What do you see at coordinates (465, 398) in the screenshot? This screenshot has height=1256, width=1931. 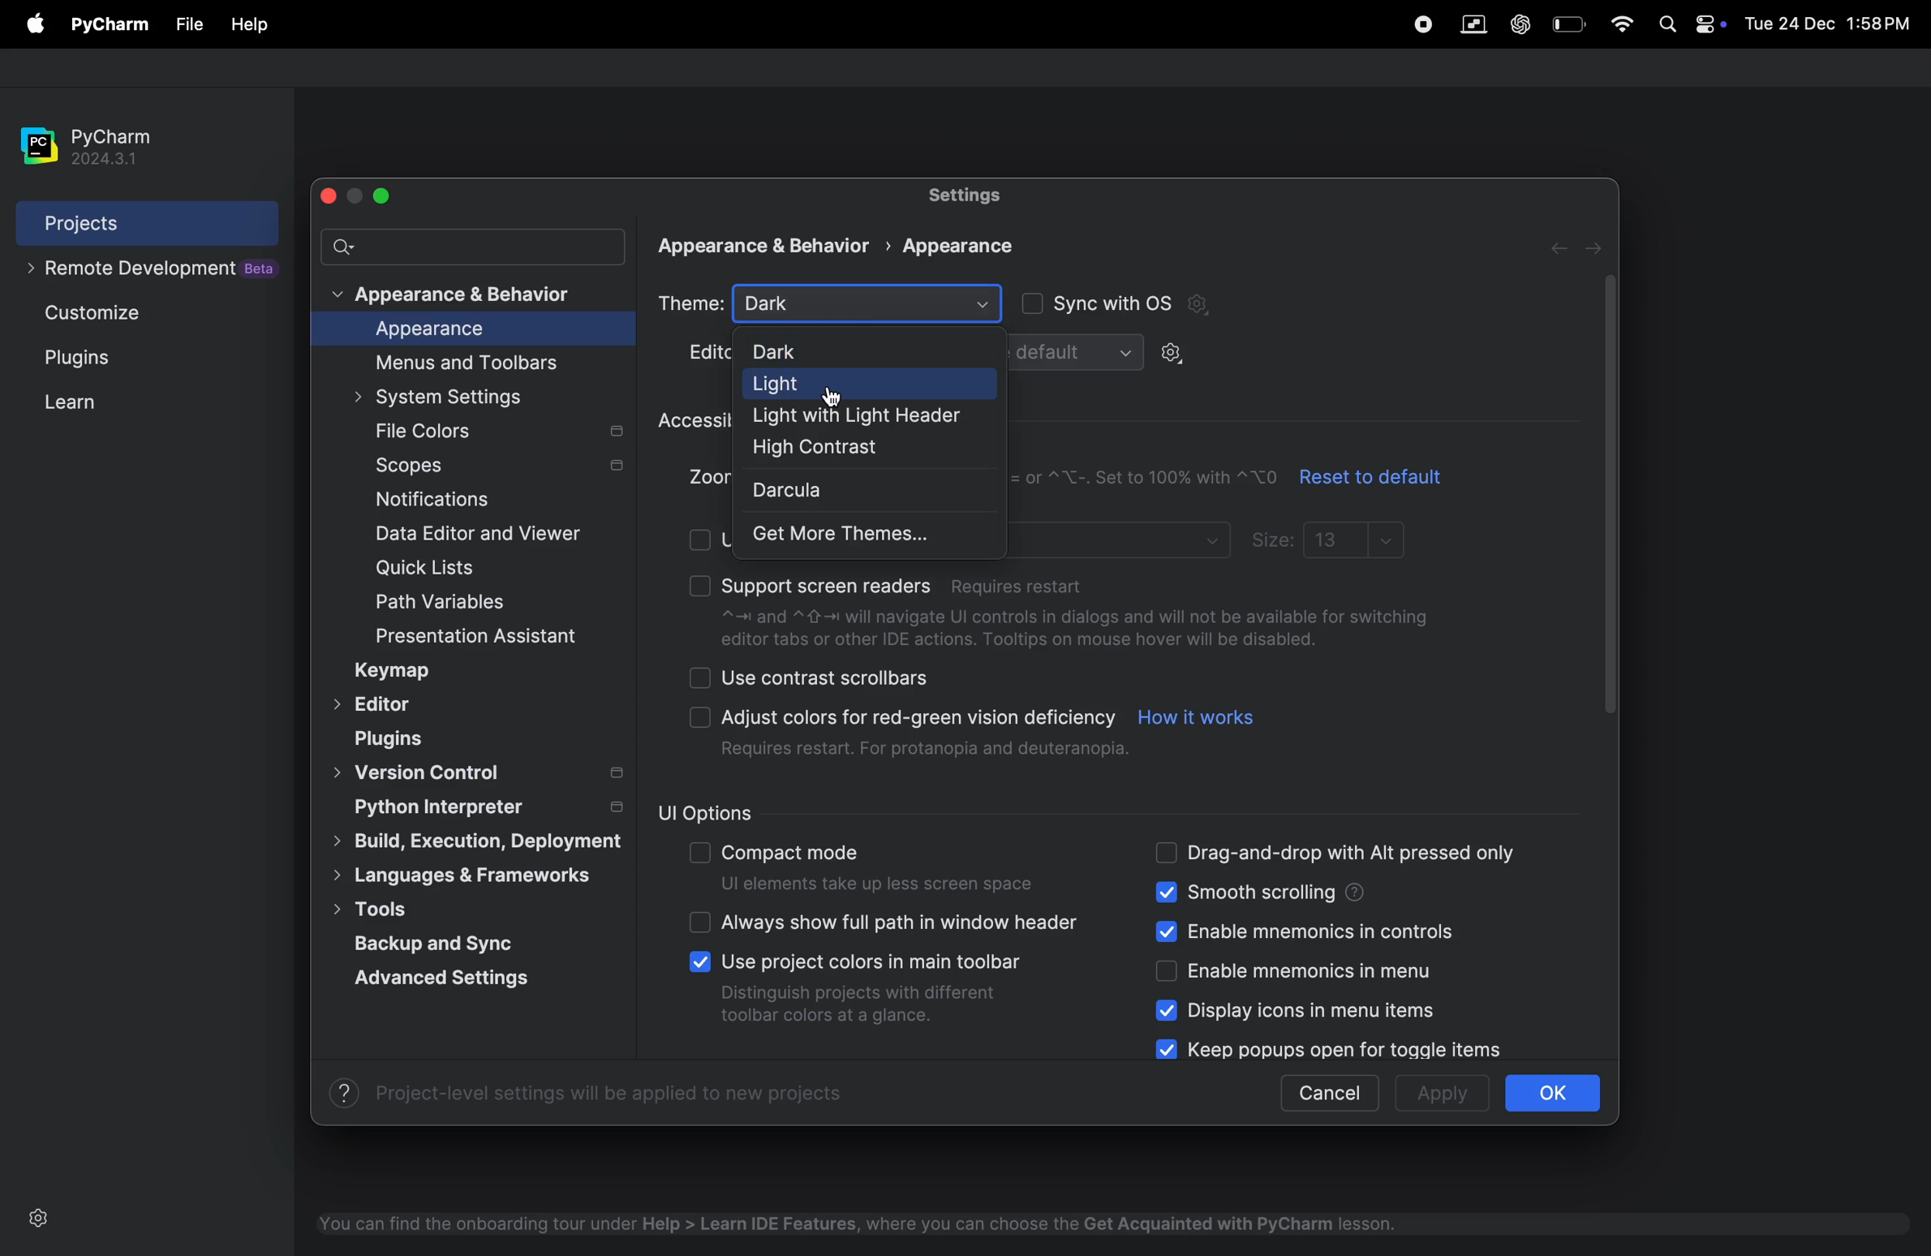 I see `system settings` at bounding box center [465, 398].